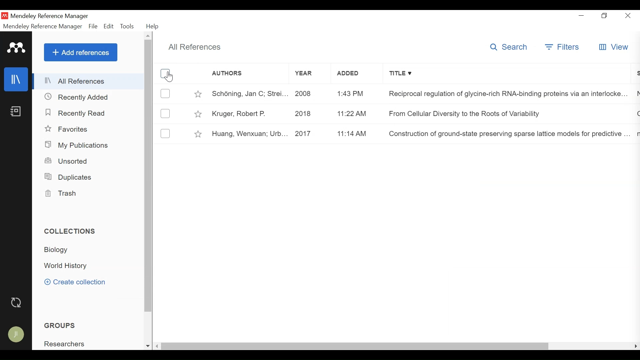 The height and width of the screenshot is (360, 640). Describe the element at coordinates (165, 114) in the screenshot. I see `(un)select` at that location.